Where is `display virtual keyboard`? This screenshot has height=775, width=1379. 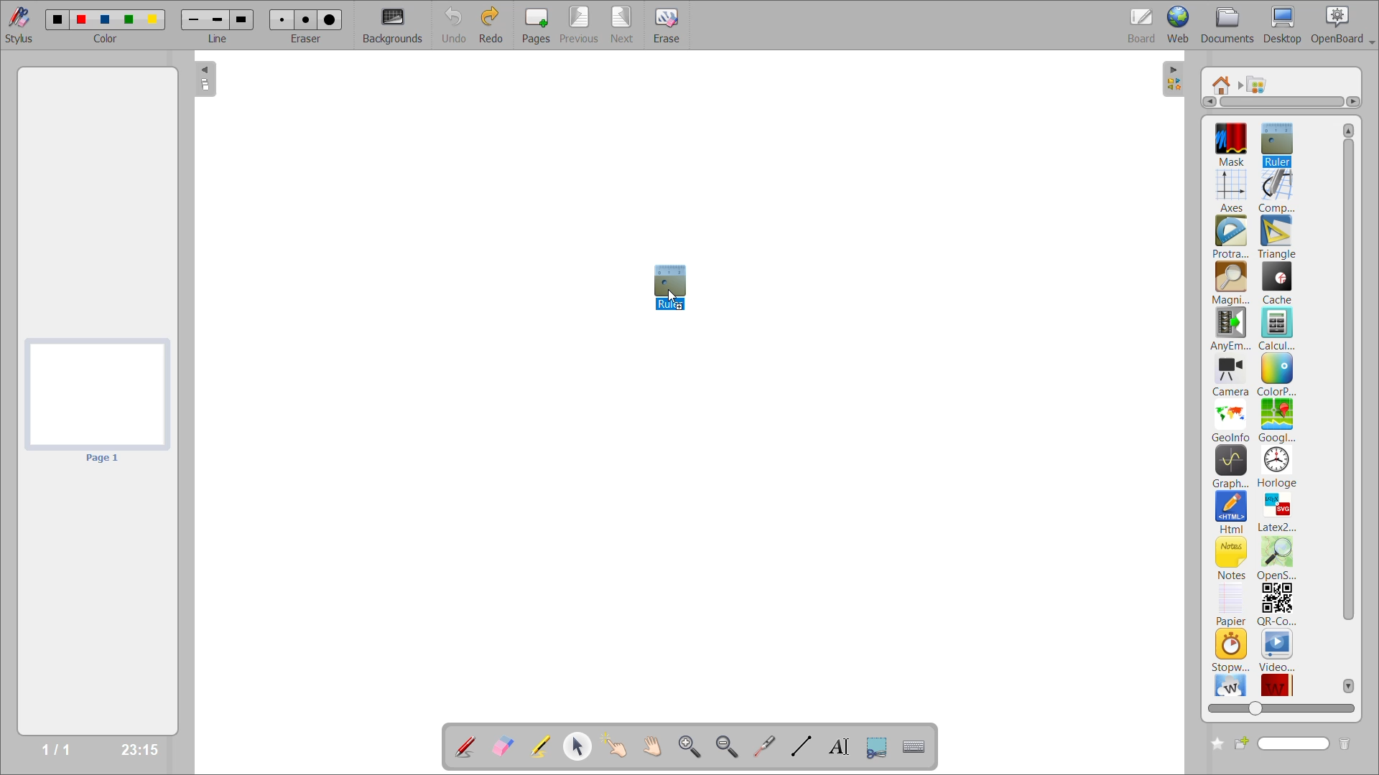 display virtual keyboard is located at coordinates (916, 746).